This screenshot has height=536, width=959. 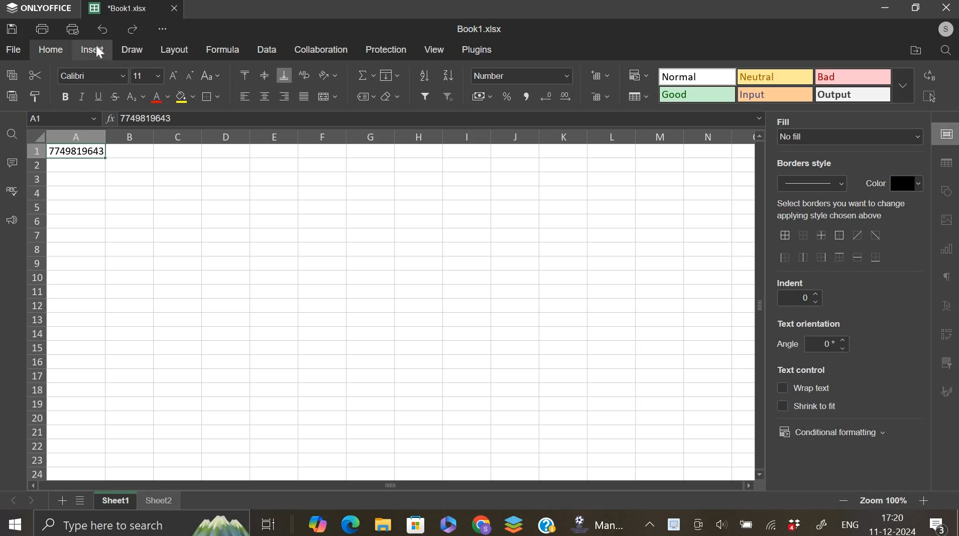 I want to click on comma format, so click(x=526, y=95).